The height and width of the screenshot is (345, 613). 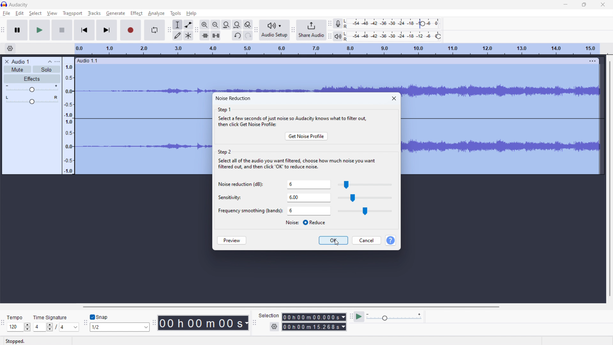 I want to click on timeline settings, so click(x=10, y=48).